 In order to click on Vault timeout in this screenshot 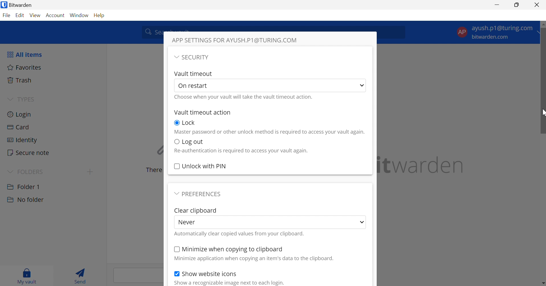, I will do `click(194, 73)`.